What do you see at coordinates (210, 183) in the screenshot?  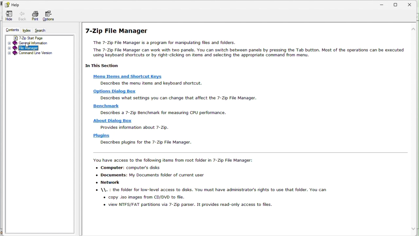 I see `You have access to the following items from root folder in 7-Zip File Manager:
«+ Computer: computer's disks
+ Documents: My Documents folder of current user
« Network
© \\. : the folder for low-level access to disks. You must have administrator's rights to use that folder. You can
+ copy .iso images from CD/DVD to file.
«view NTFS/FAT partitions via 7-Zip parser. It provides read-only access to files.` at bounding box center [210, 183].